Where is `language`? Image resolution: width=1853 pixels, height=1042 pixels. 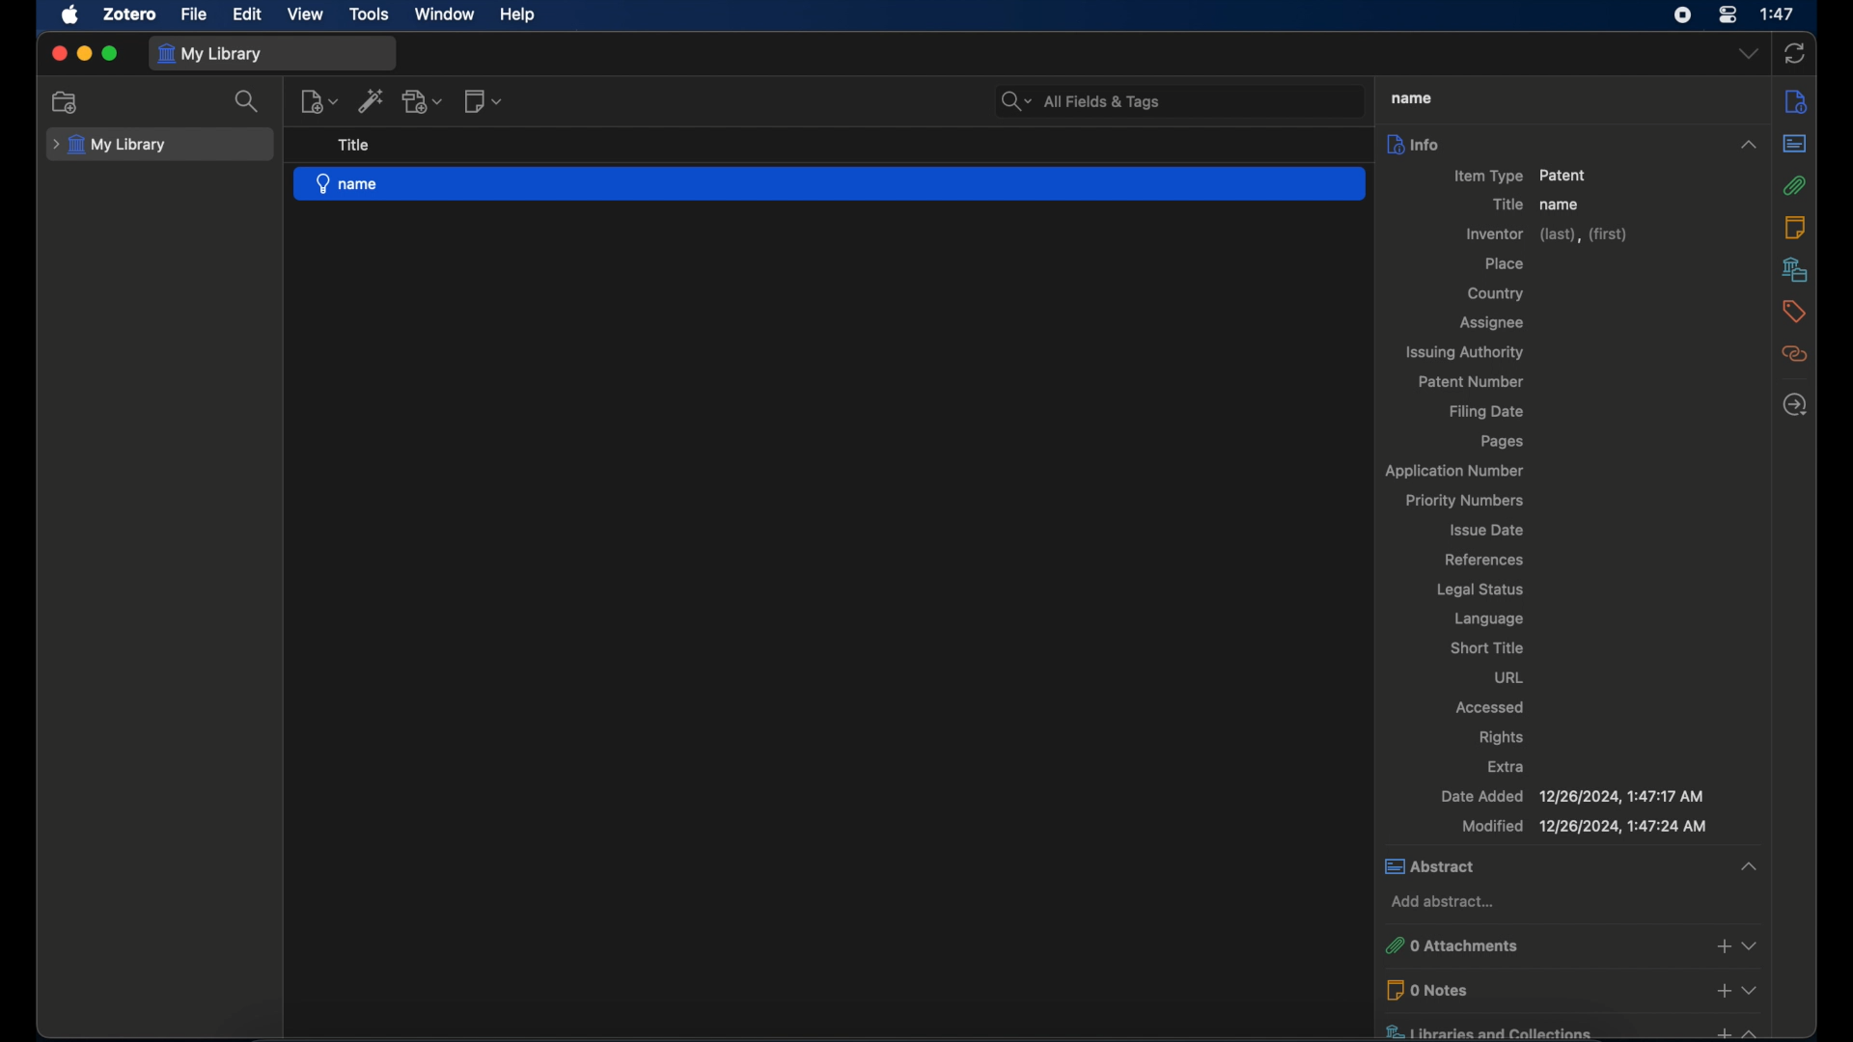
language is located at coordinates (1489, 618).